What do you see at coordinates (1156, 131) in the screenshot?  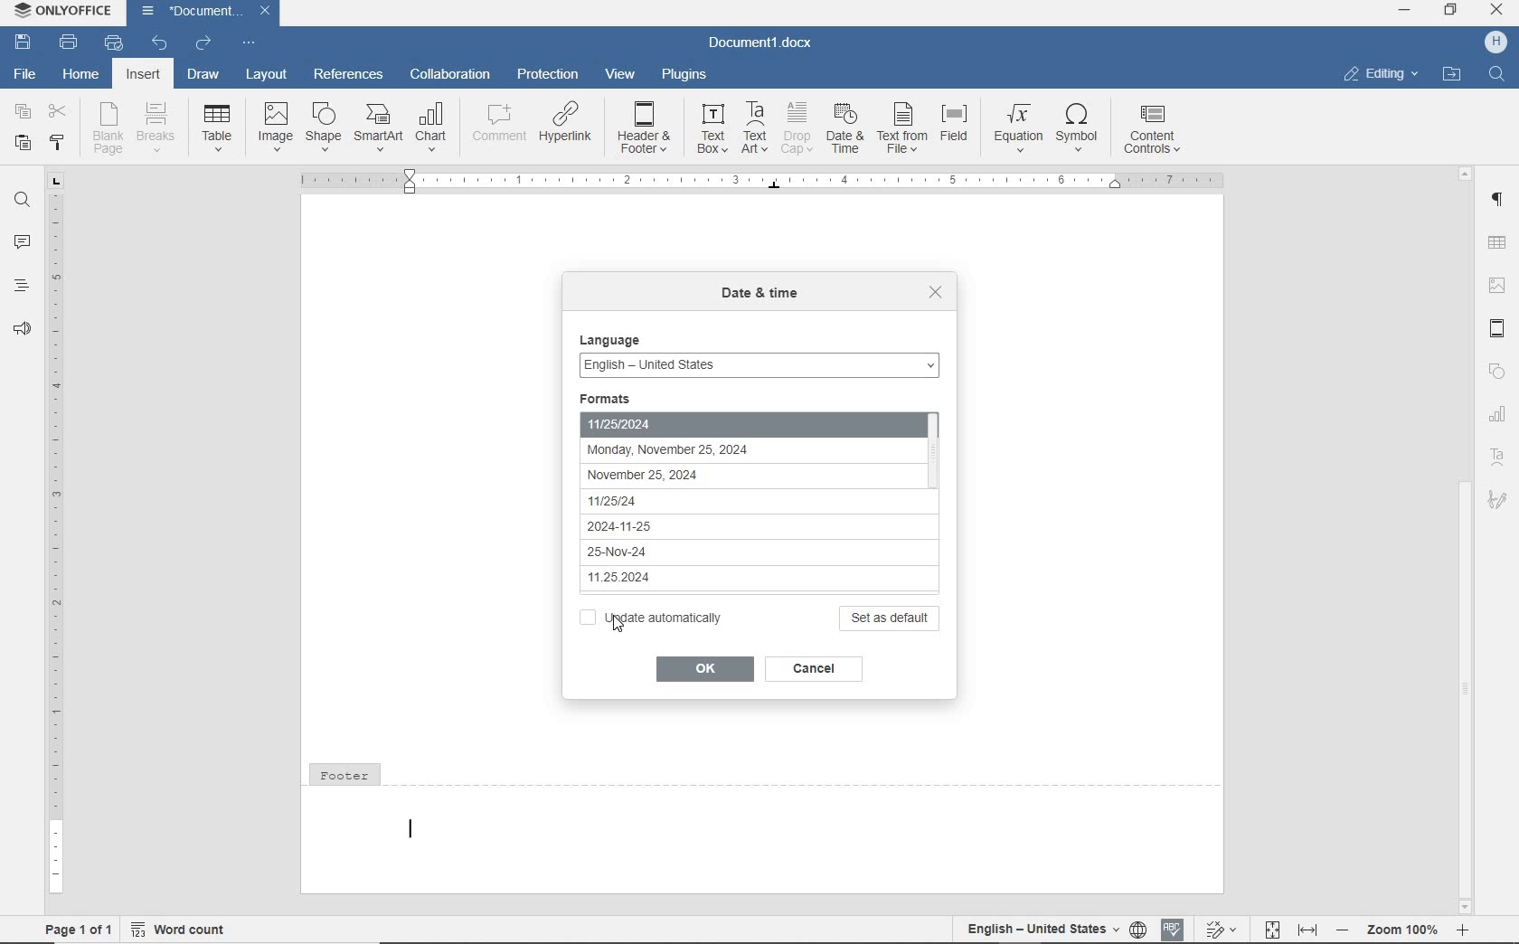 I see `content controls` at bounding box center [1156, 131].